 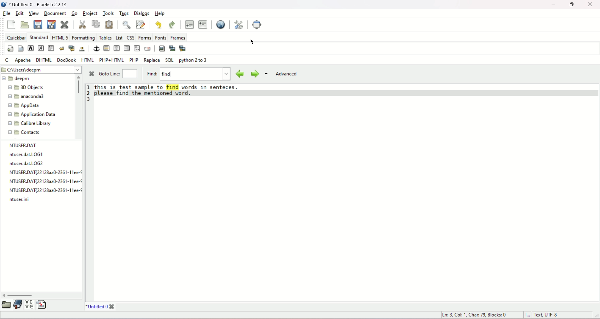 What do you see at coordinates (24, 133) in the screenshot?
I see `contacts` at bounding box center [24, 133].